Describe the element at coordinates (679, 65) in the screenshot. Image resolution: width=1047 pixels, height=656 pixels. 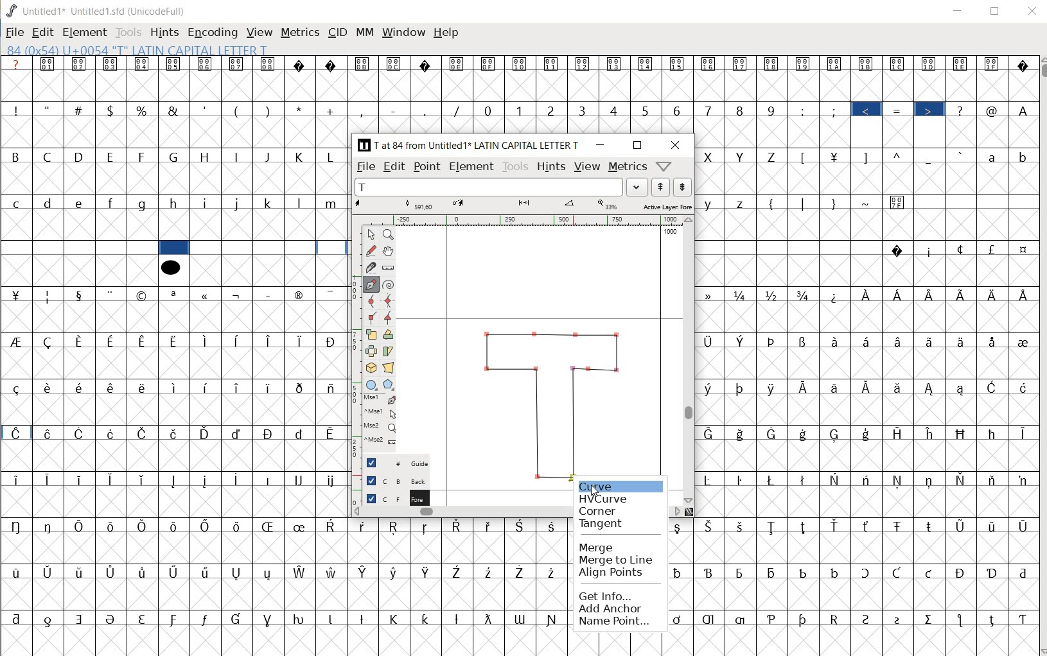
I see `Symbol` at that location.